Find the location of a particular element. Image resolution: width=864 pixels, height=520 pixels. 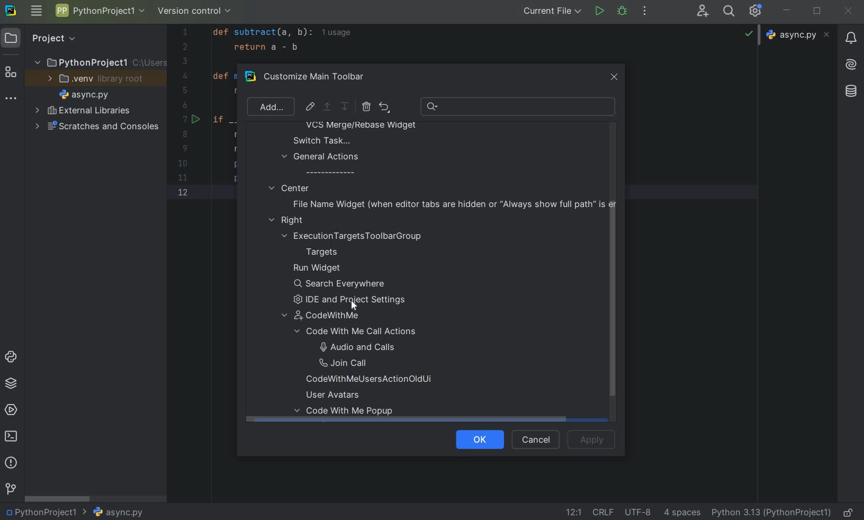

ok is located at coordinates (475, 438).